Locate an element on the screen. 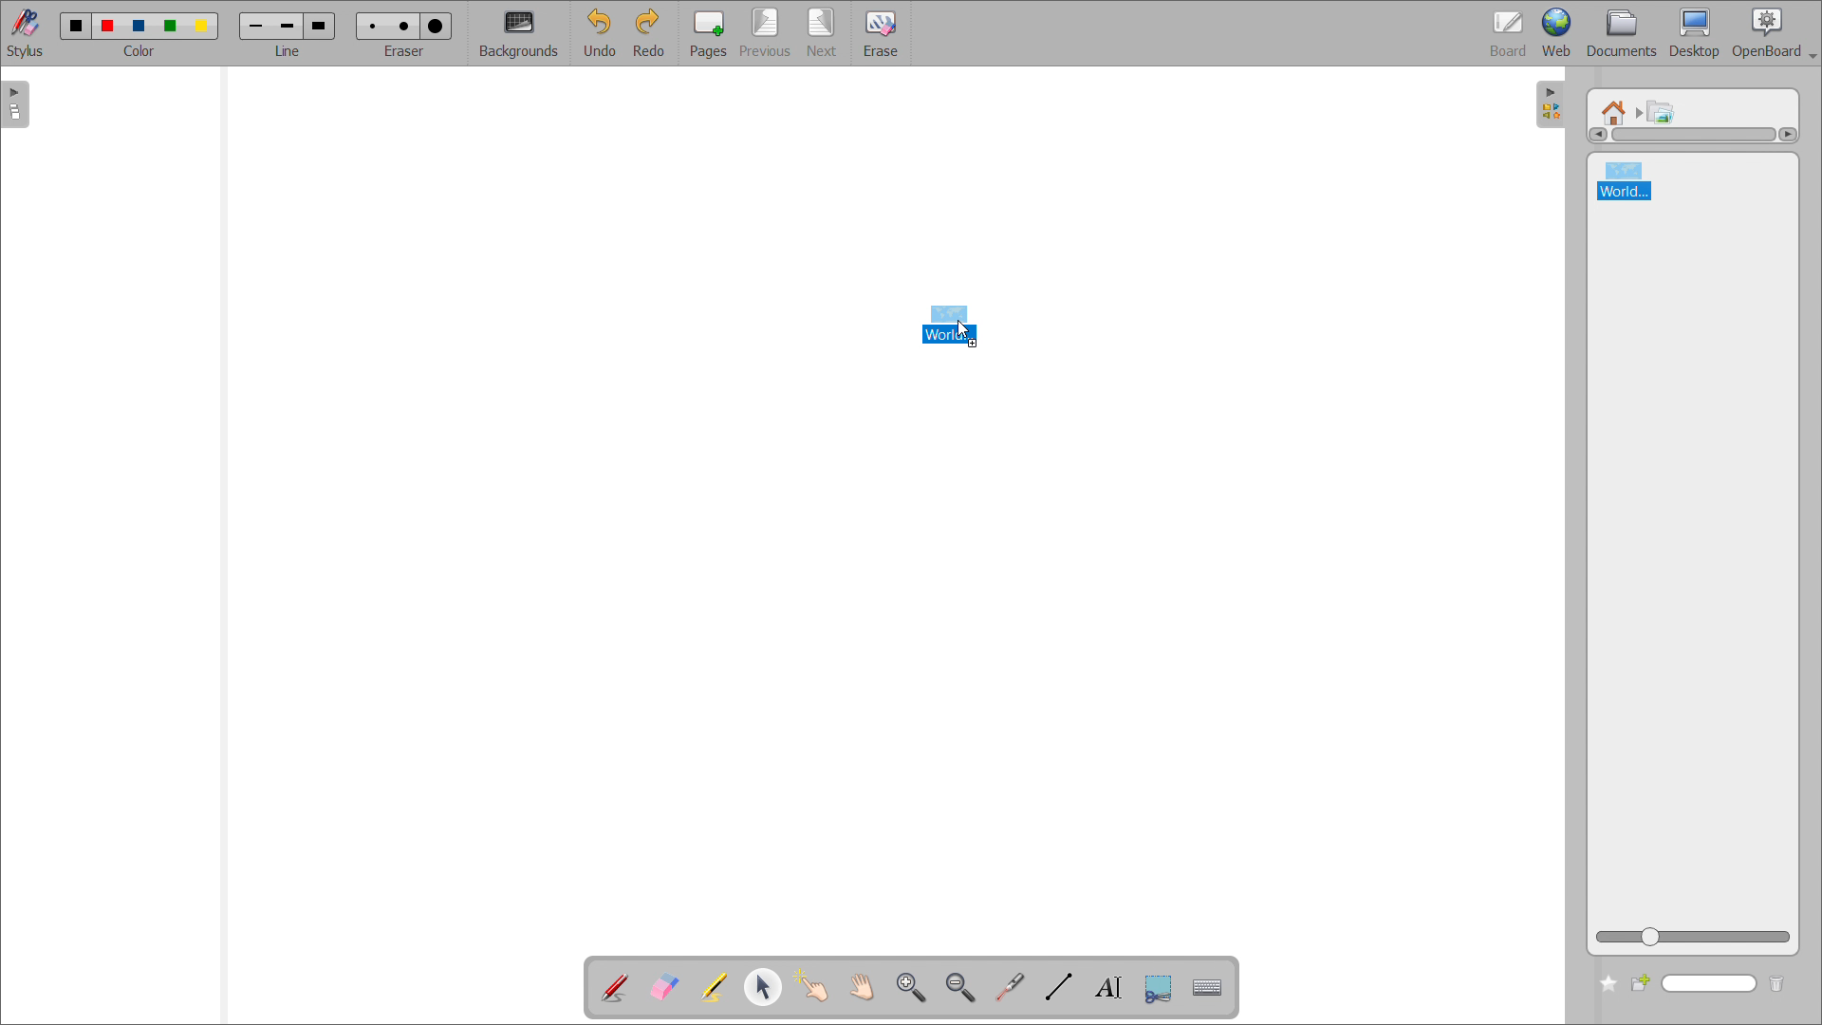  interact with items is located at coordinates (813, 985).